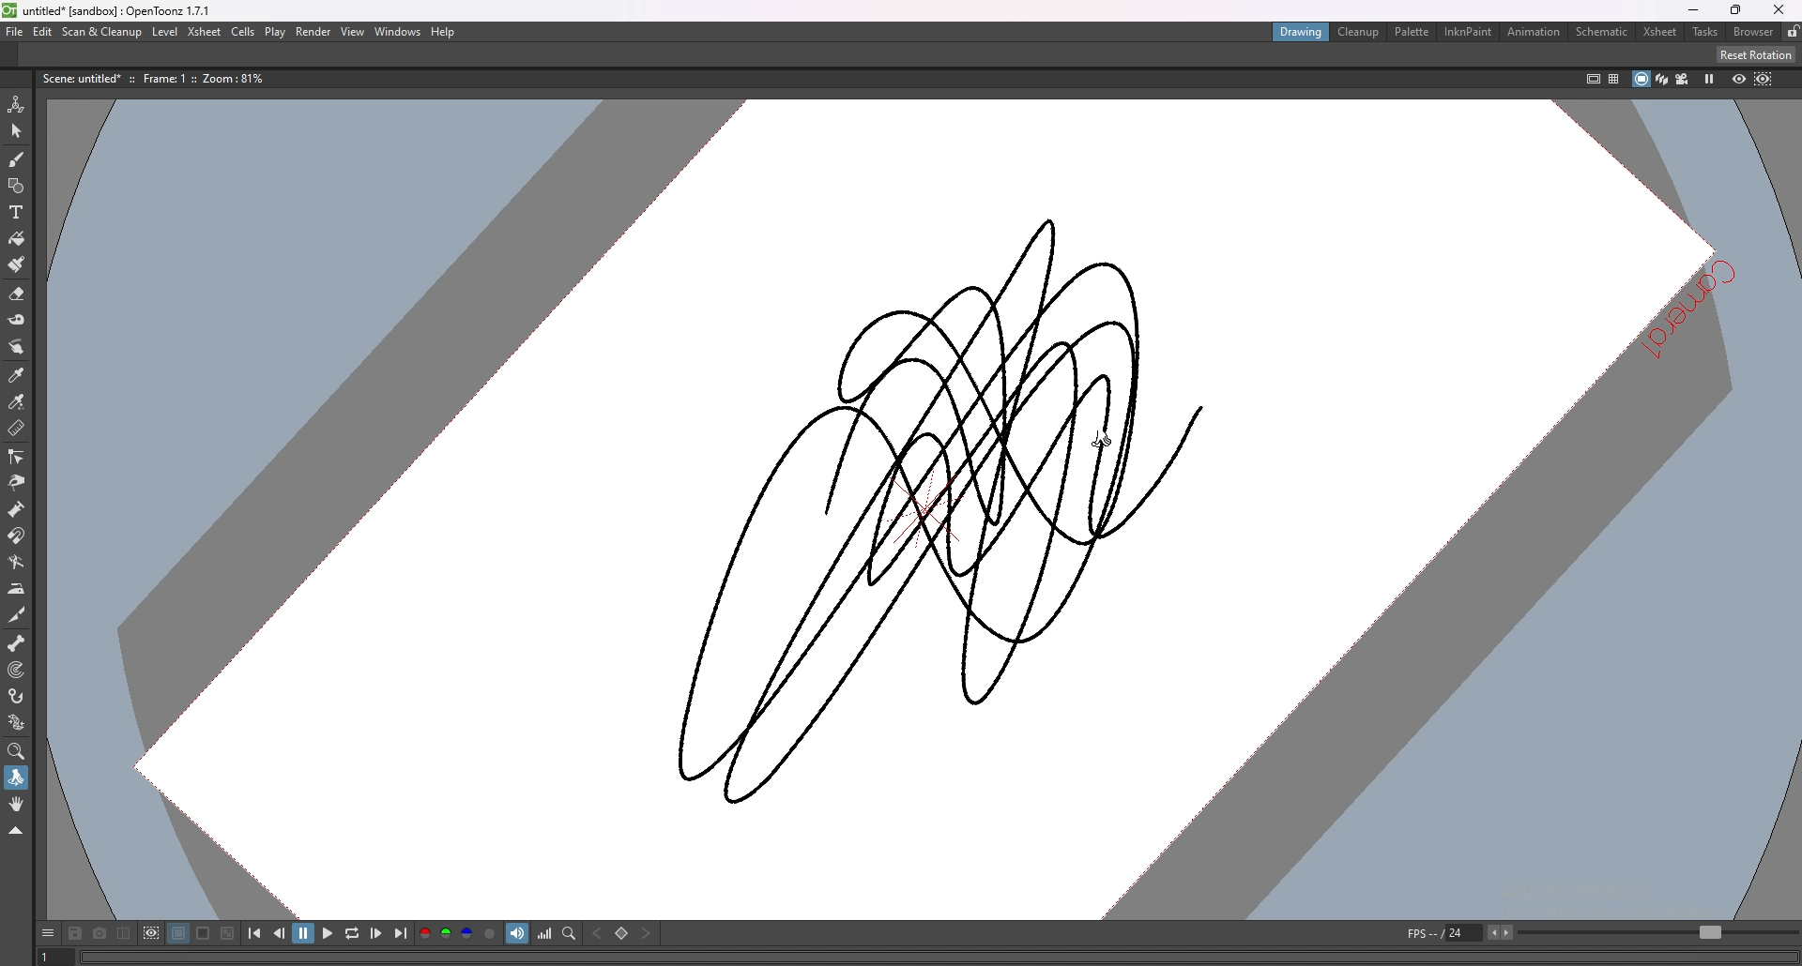 The image size is (1802, 966). Describe the element at coordinates (351, 934) in the screenshot. I see `loop` at that location.